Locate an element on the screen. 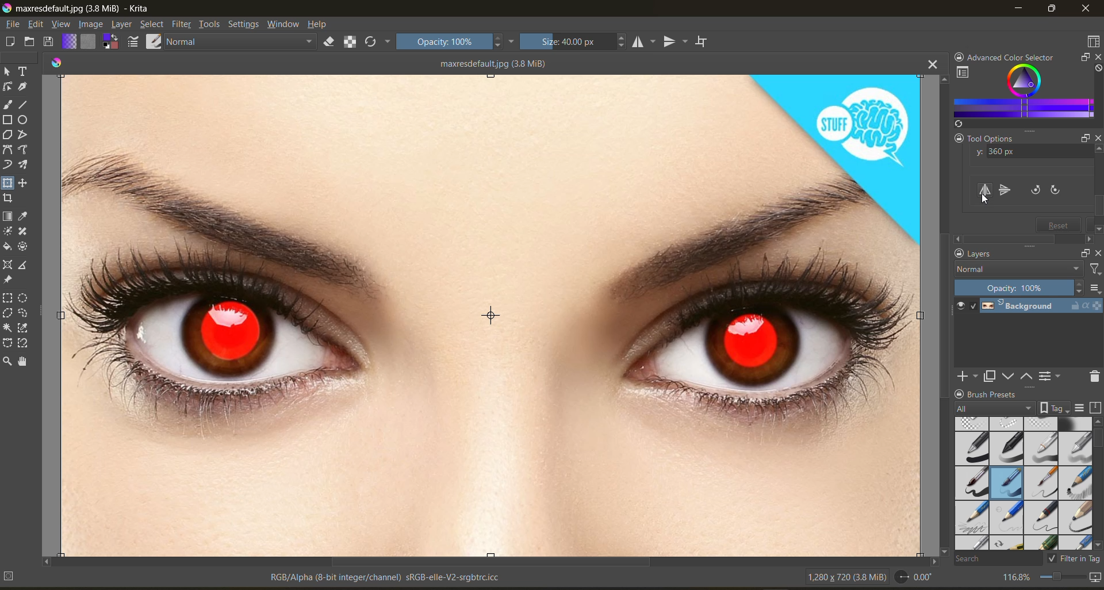  filter in tag is located at coordinates (1075, 560).